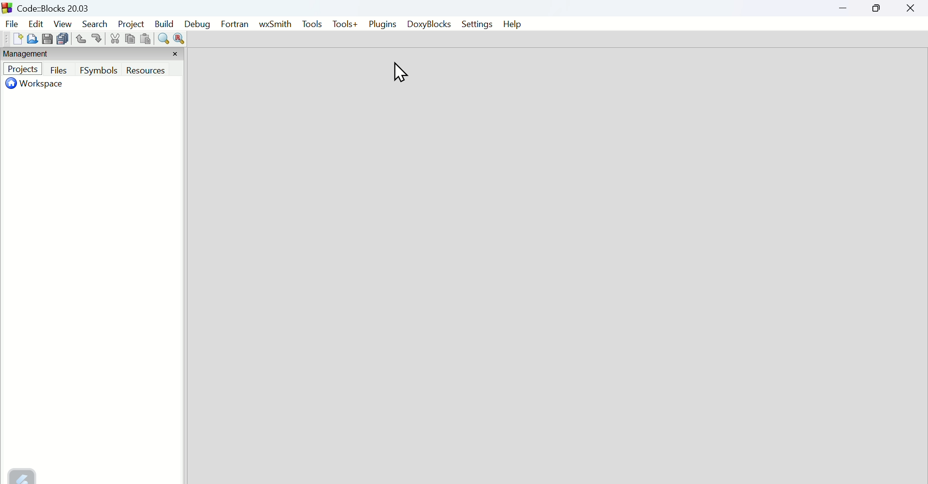  Describe the element at coordinates (23, 69) in the screenshot. I see `Project` at that location.